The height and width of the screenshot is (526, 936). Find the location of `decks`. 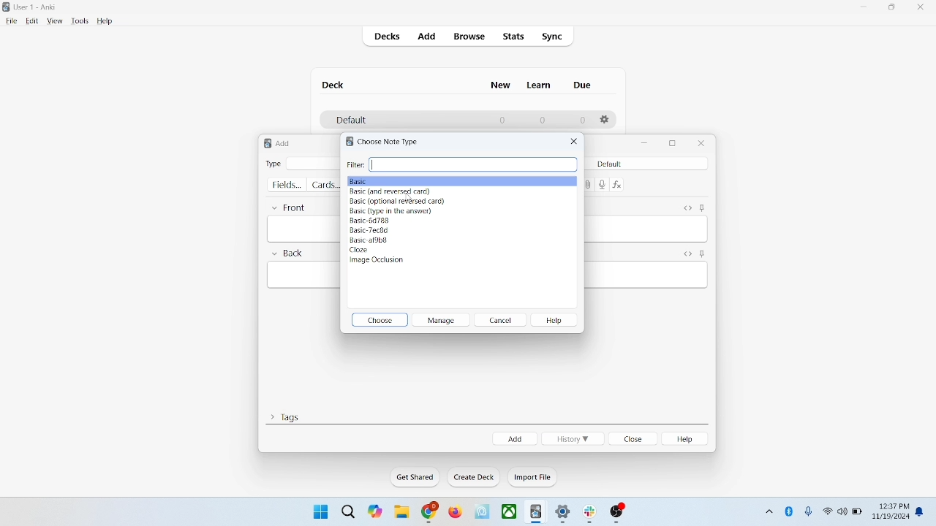

decks is located at coordinates (389, 38).